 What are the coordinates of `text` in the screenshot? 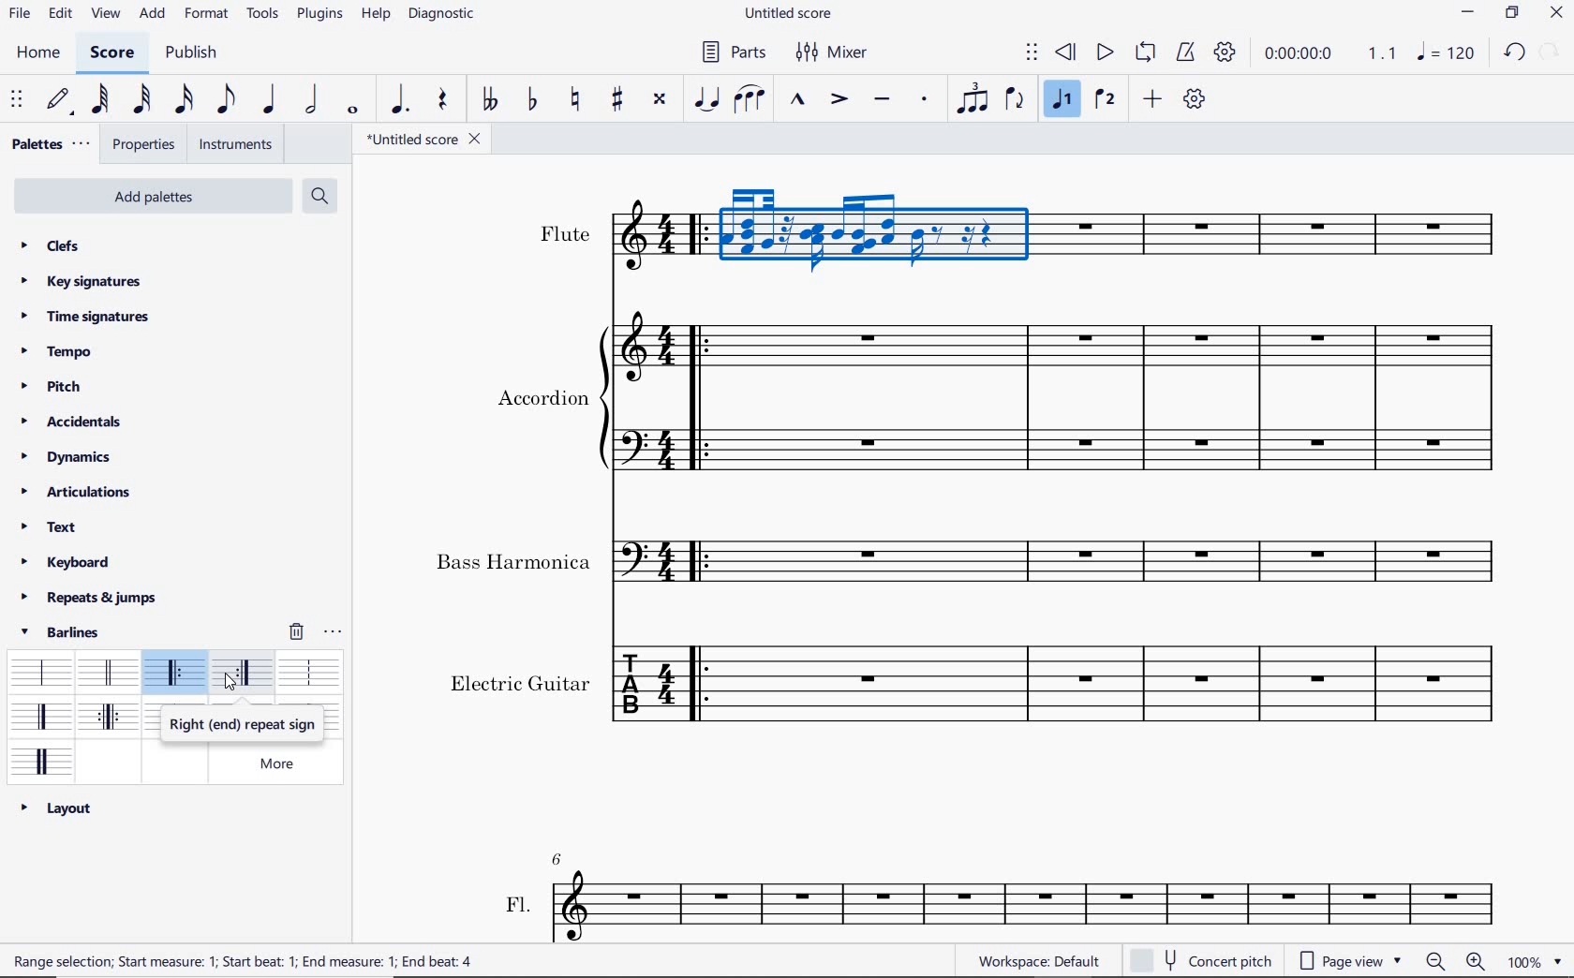 It's located at (49, 526).